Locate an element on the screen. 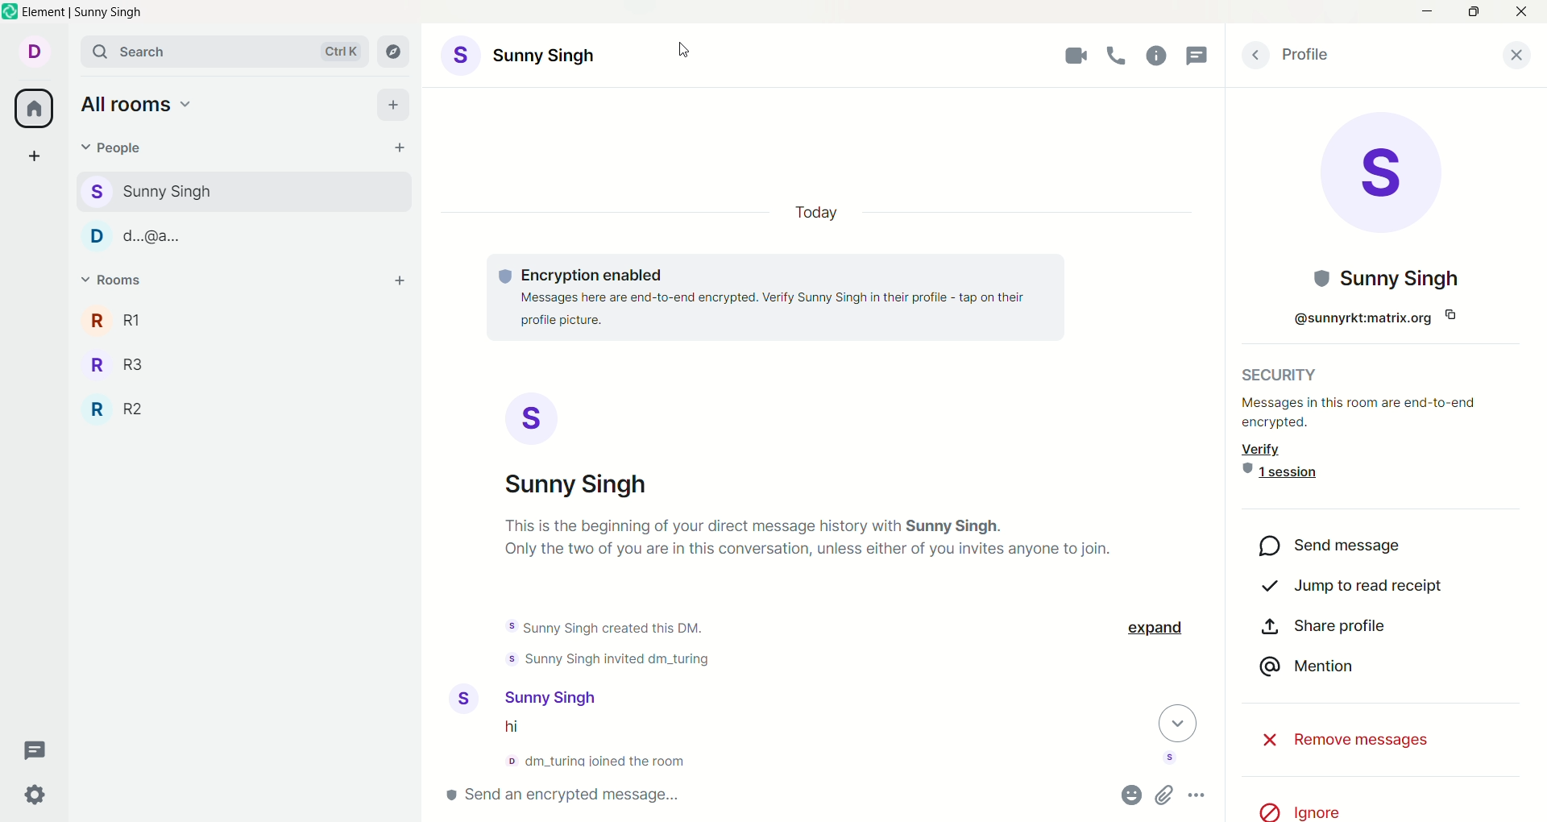  account is located at coordinates (529, 57).